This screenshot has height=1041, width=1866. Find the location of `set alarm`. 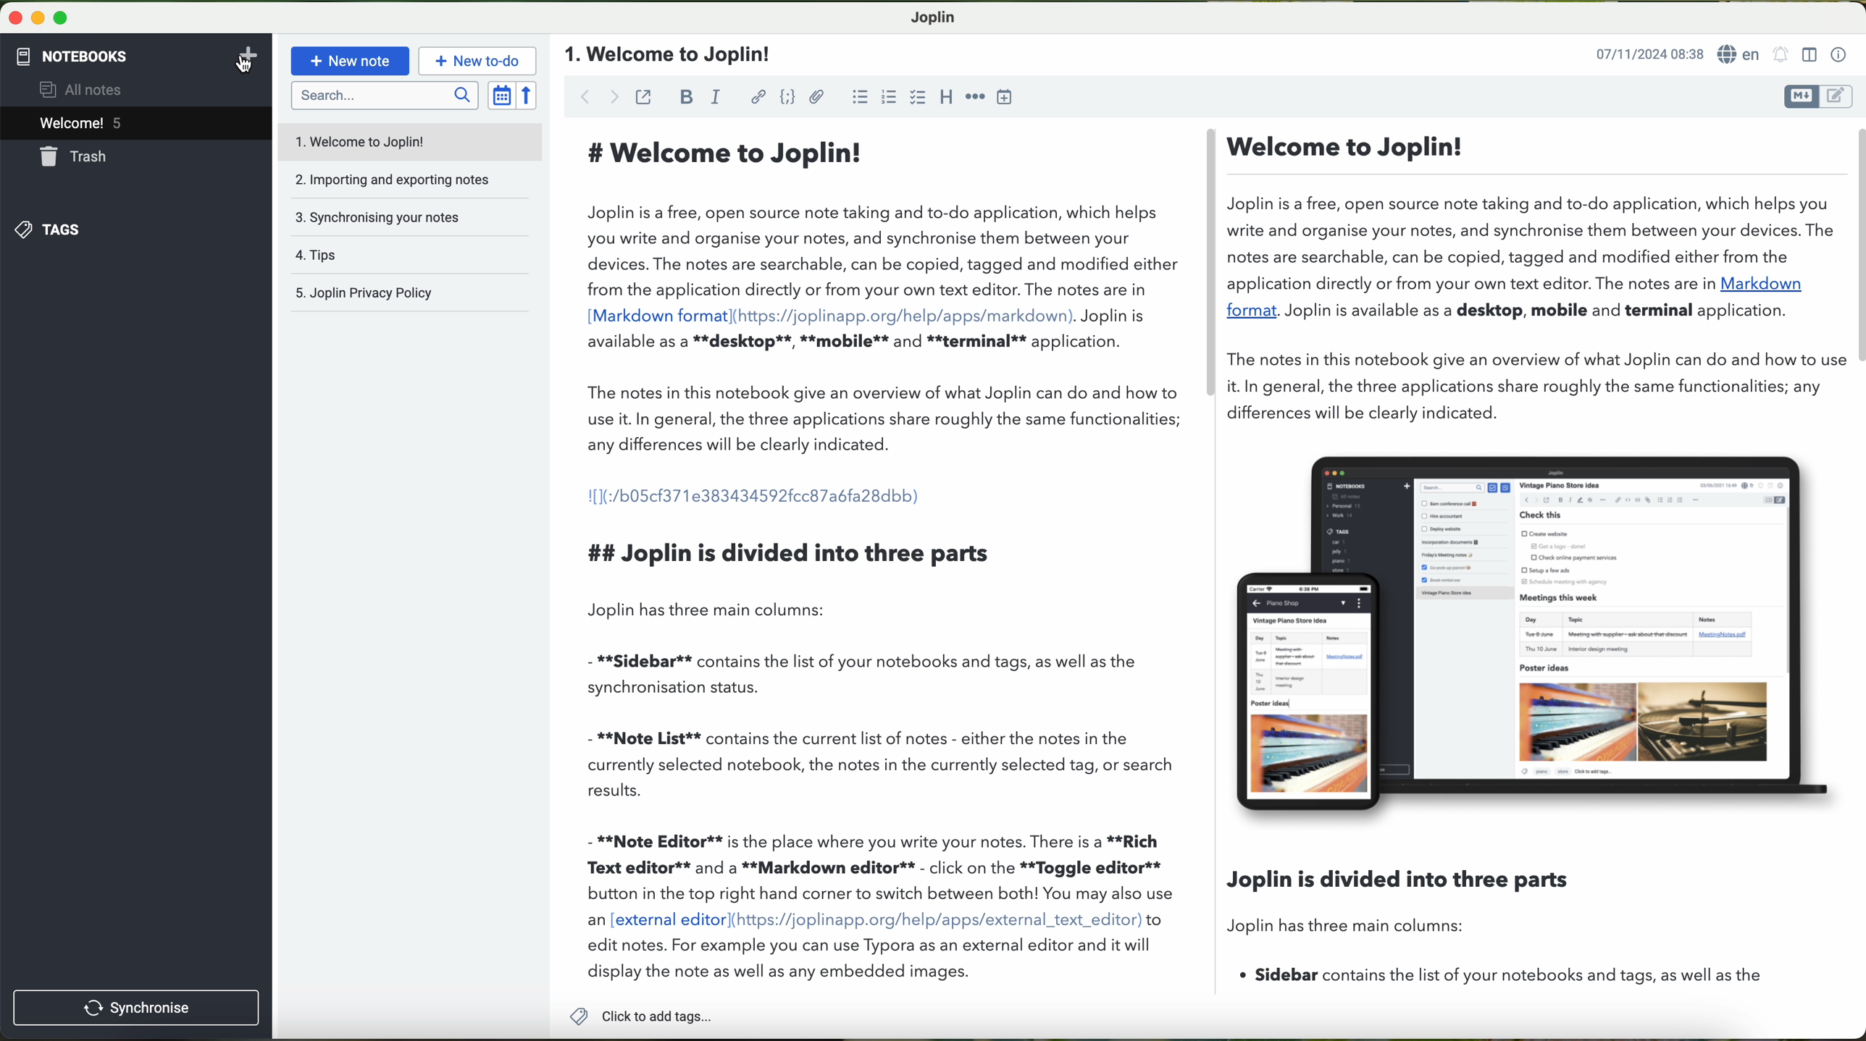

set alarm is located at coordinates (1781, 57).